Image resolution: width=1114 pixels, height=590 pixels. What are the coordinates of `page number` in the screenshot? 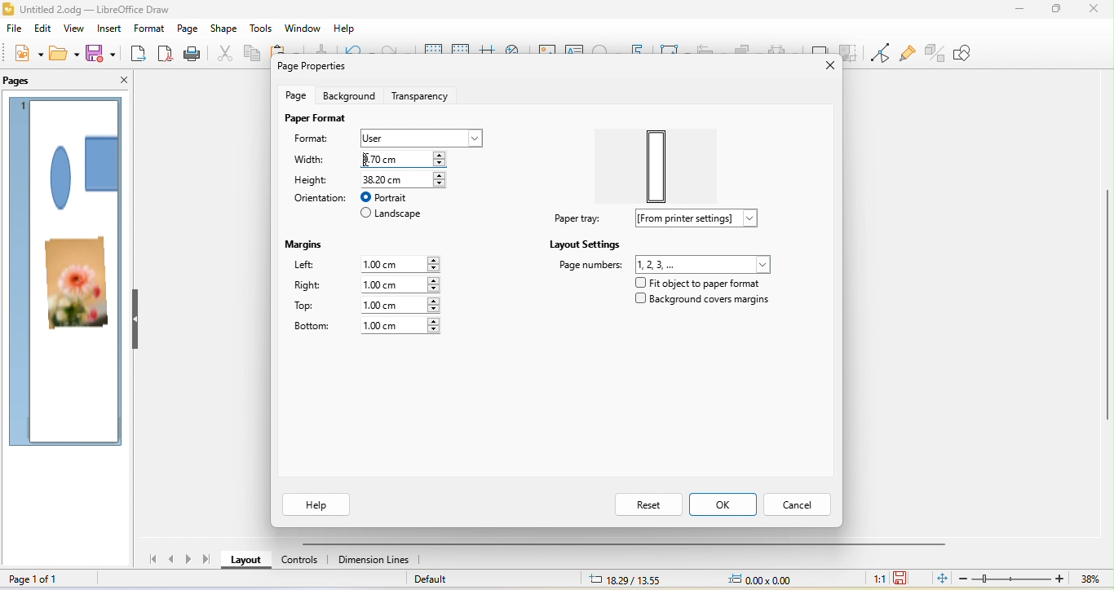 It's located at (665, 263).